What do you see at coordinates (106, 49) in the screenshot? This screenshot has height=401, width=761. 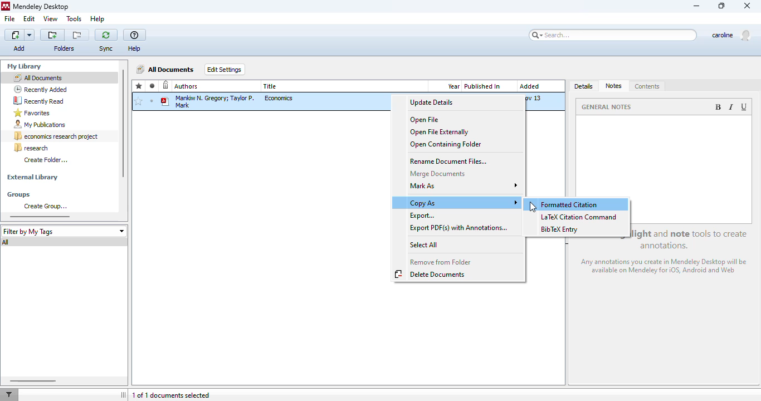 I see `Sync` at bounding box center [106, 49].